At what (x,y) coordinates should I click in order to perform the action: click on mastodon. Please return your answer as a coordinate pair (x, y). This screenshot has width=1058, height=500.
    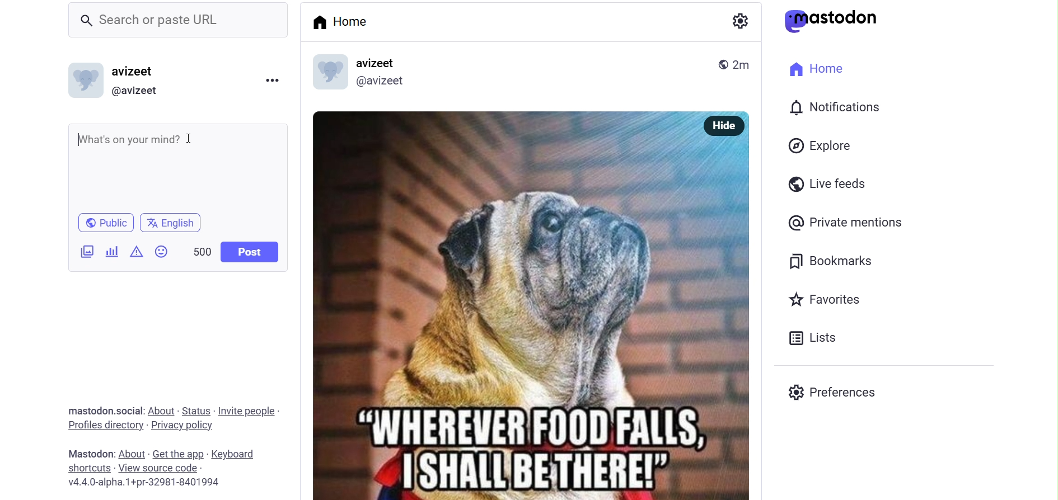
    Looking at the image, I should click on (90, 452).